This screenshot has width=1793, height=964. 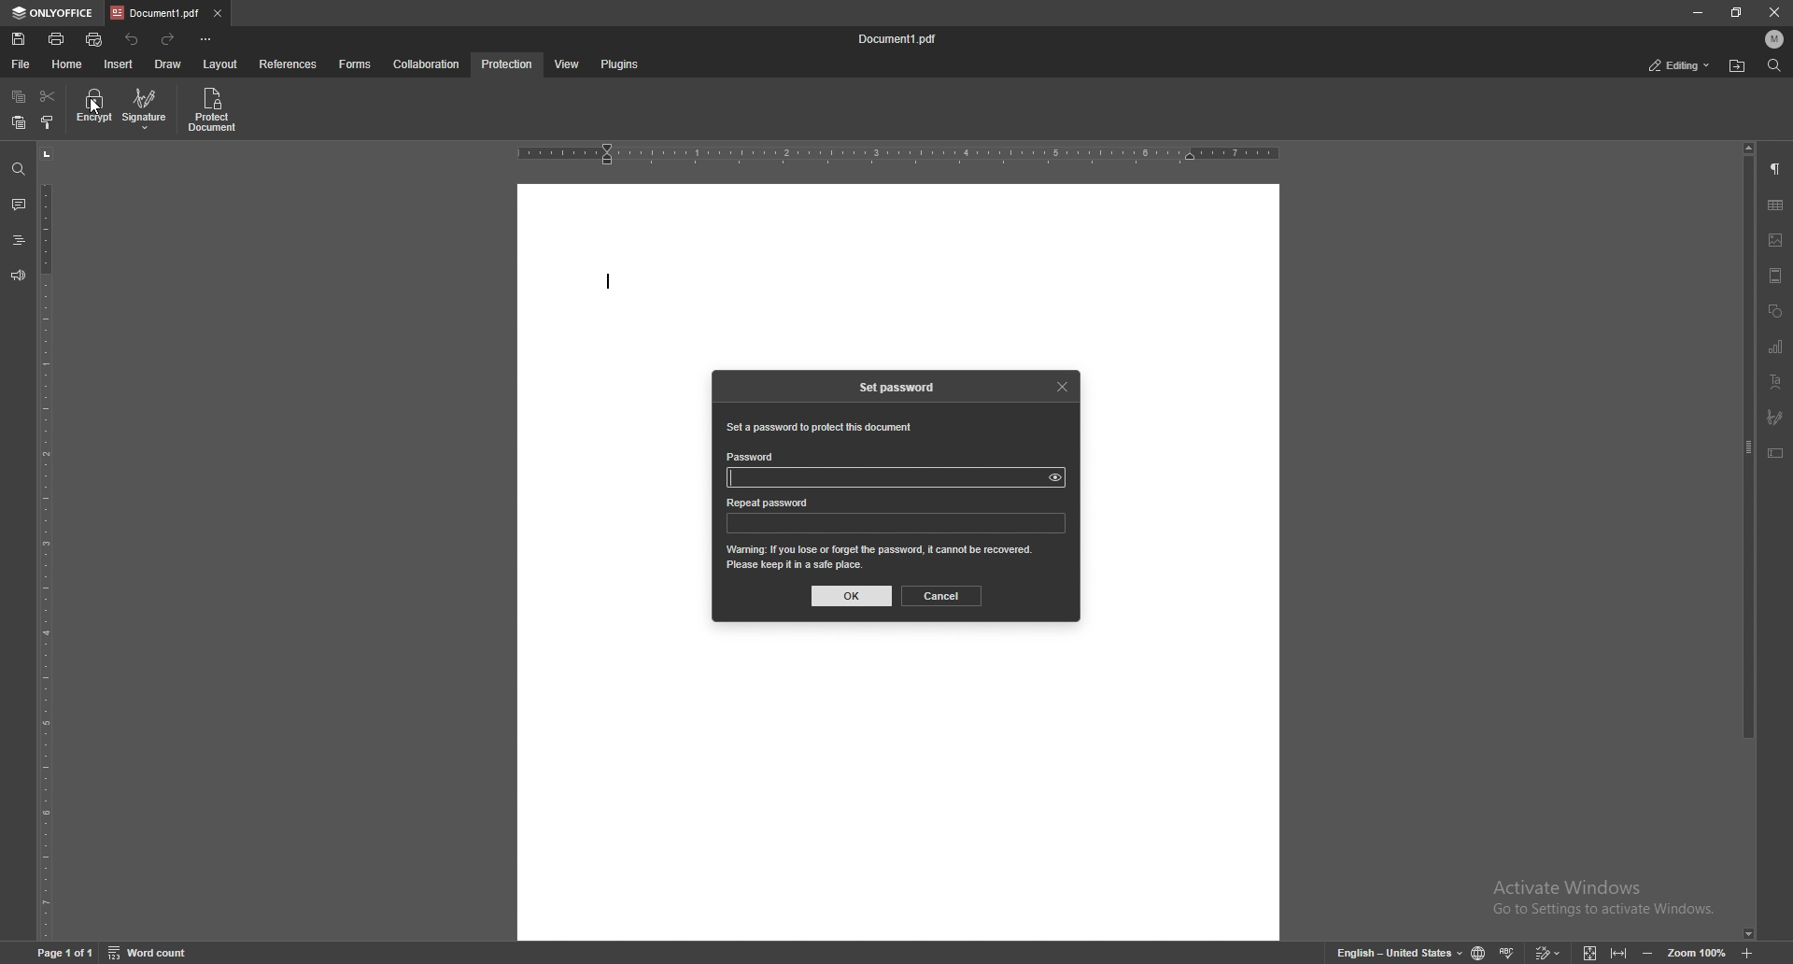 What do you see at coordinates (941, 596) in the screenshot?
I see `cancel` at bounding box center [941, 596].